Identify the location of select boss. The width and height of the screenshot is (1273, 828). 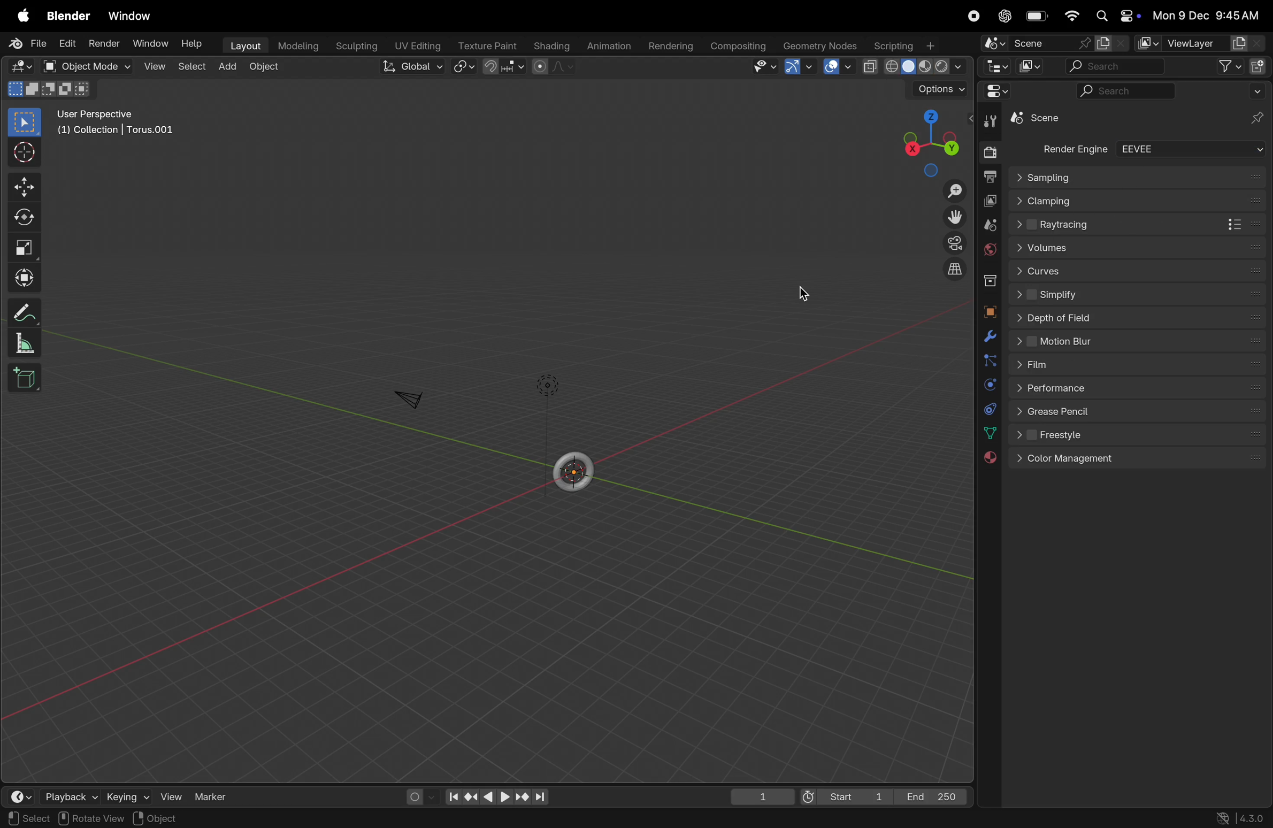
(28, 123).